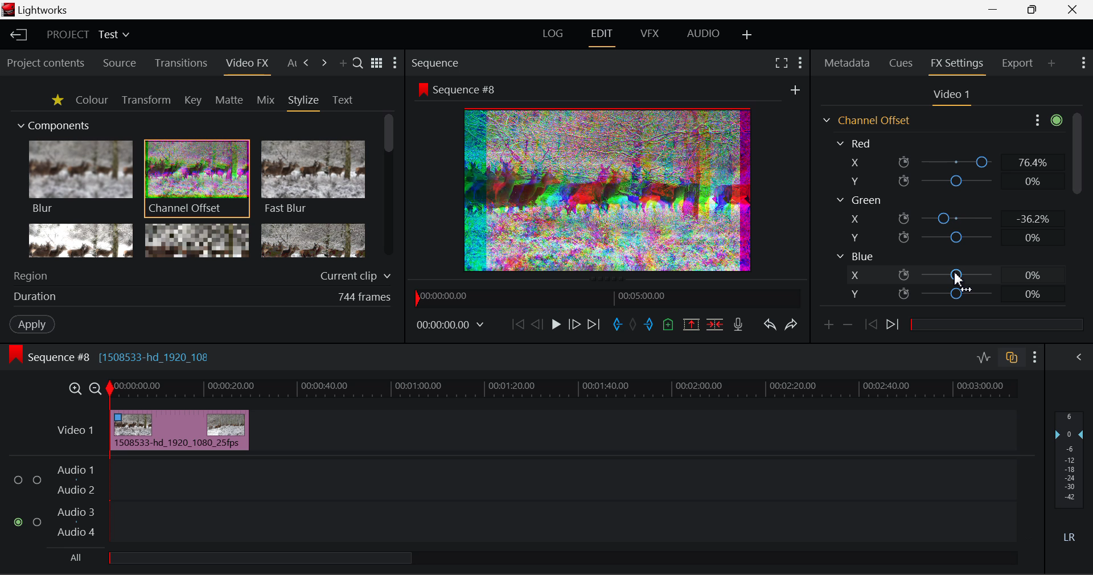 This screenshot has height=575, width=1093. What do you see at coordinates (782, 64) in the screenshot?
I see `Full Screen` at bounding box center [782, 64].